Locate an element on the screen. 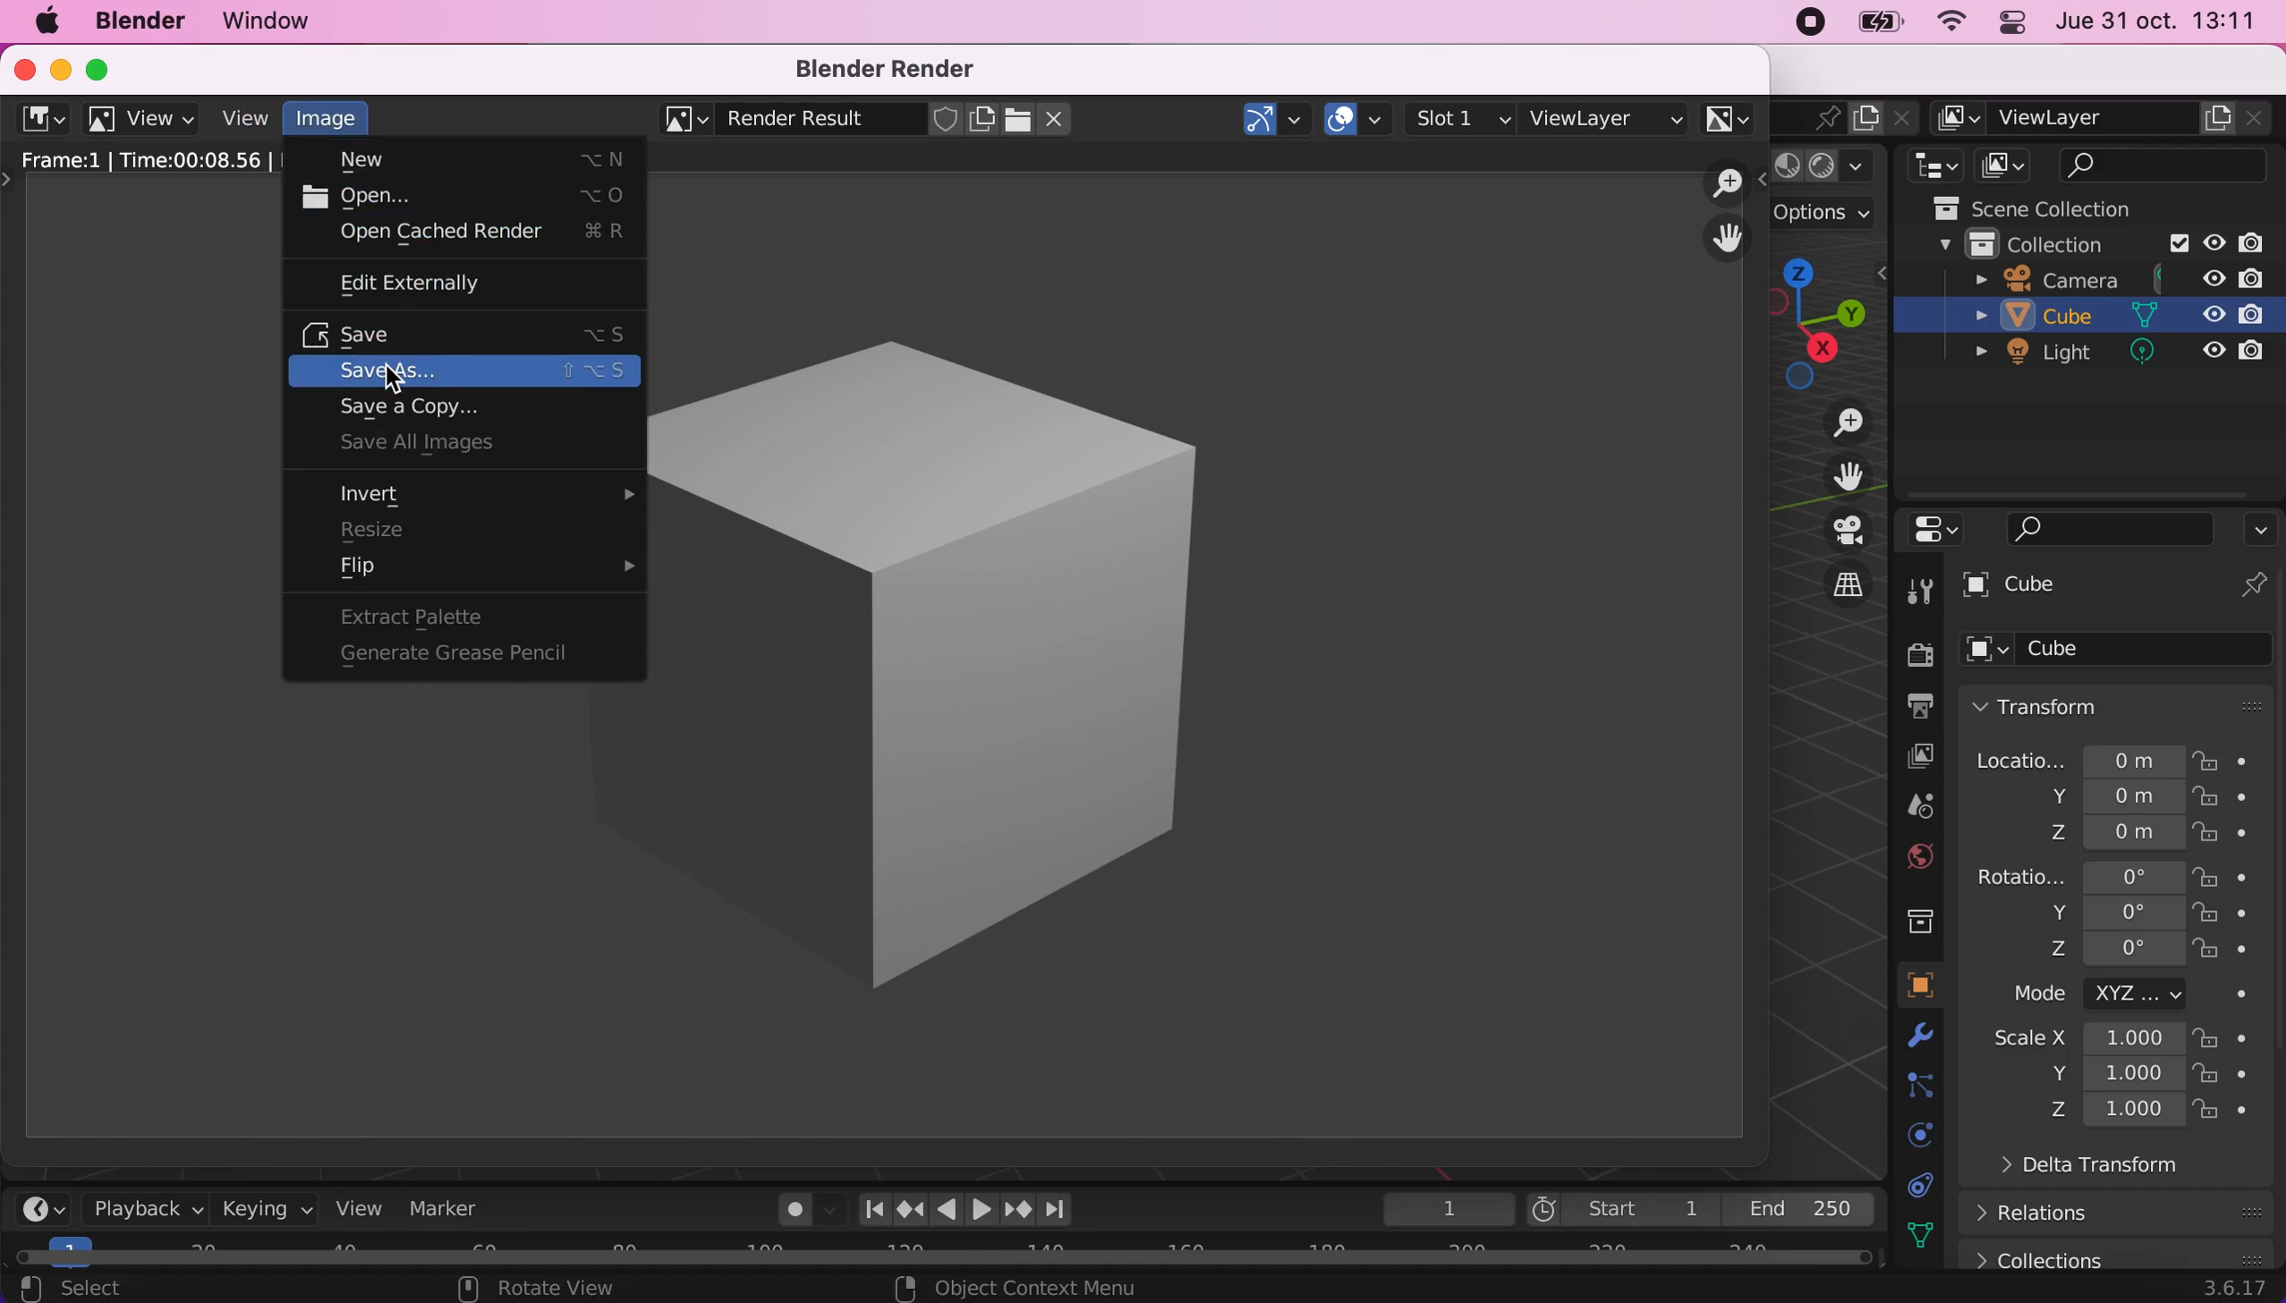  jue 31 oct. 13:11 is located at coordinates (2166, 24).